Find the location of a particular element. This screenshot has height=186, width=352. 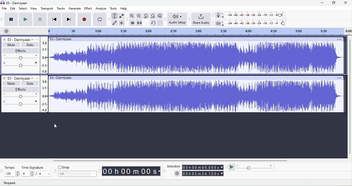

recoding level is located at coordinates (254, 15).